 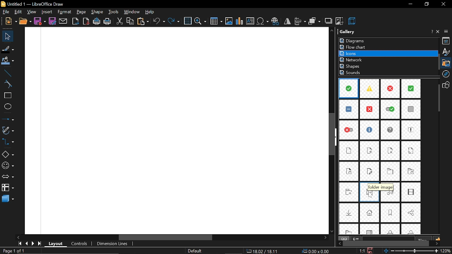 I want to click on diagrams, so click(x=353, y=41).